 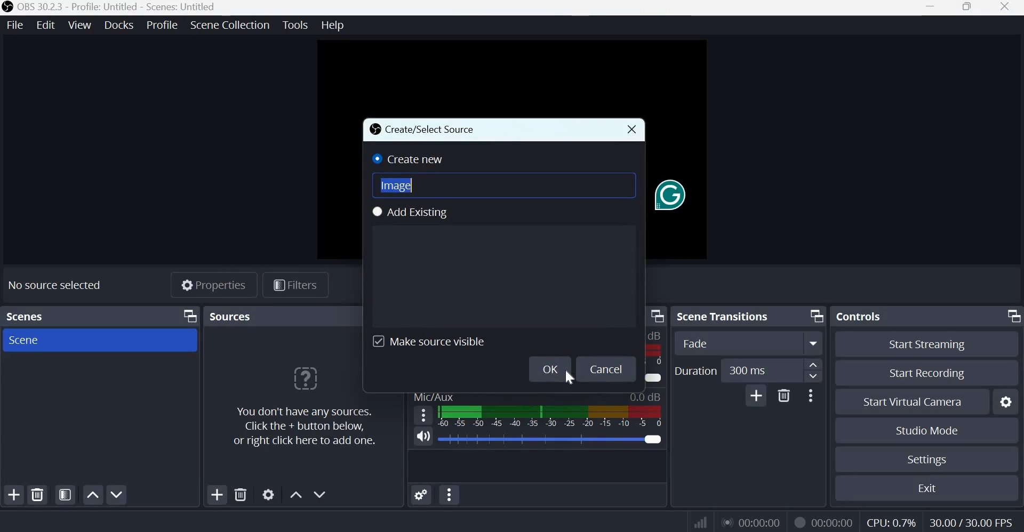 I want to click on Audio Mixer Menu, so click(x=450, y=495).